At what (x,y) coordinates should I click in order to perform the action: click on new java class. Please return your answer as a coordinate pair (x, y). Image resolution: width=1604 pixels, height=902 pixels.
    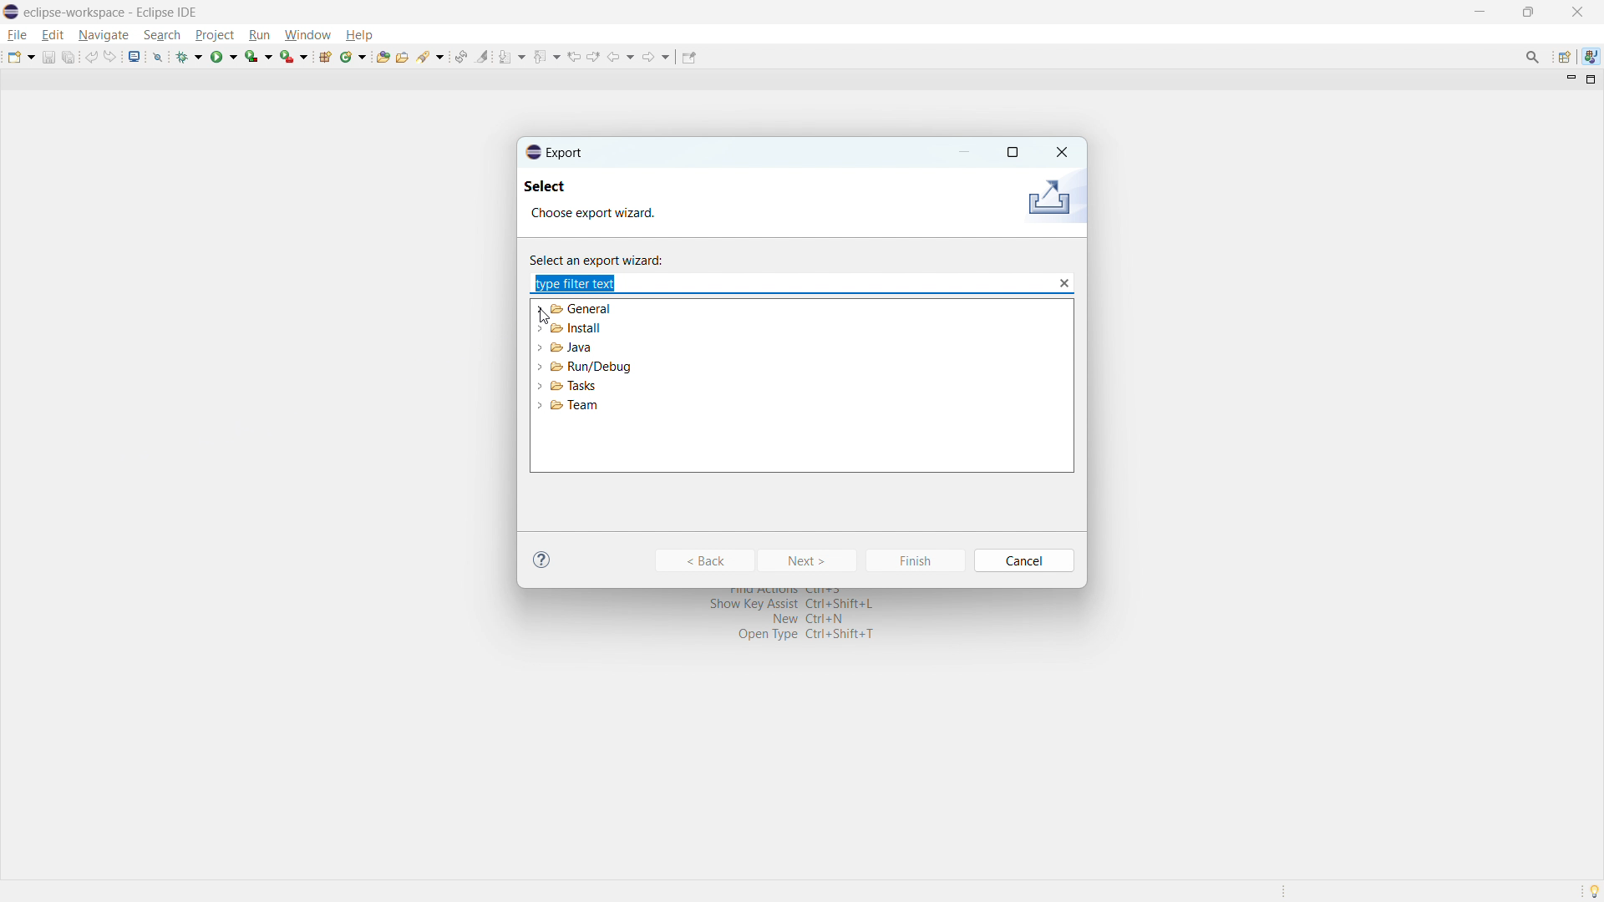
    Looking at the image, I should click on (353, 57).